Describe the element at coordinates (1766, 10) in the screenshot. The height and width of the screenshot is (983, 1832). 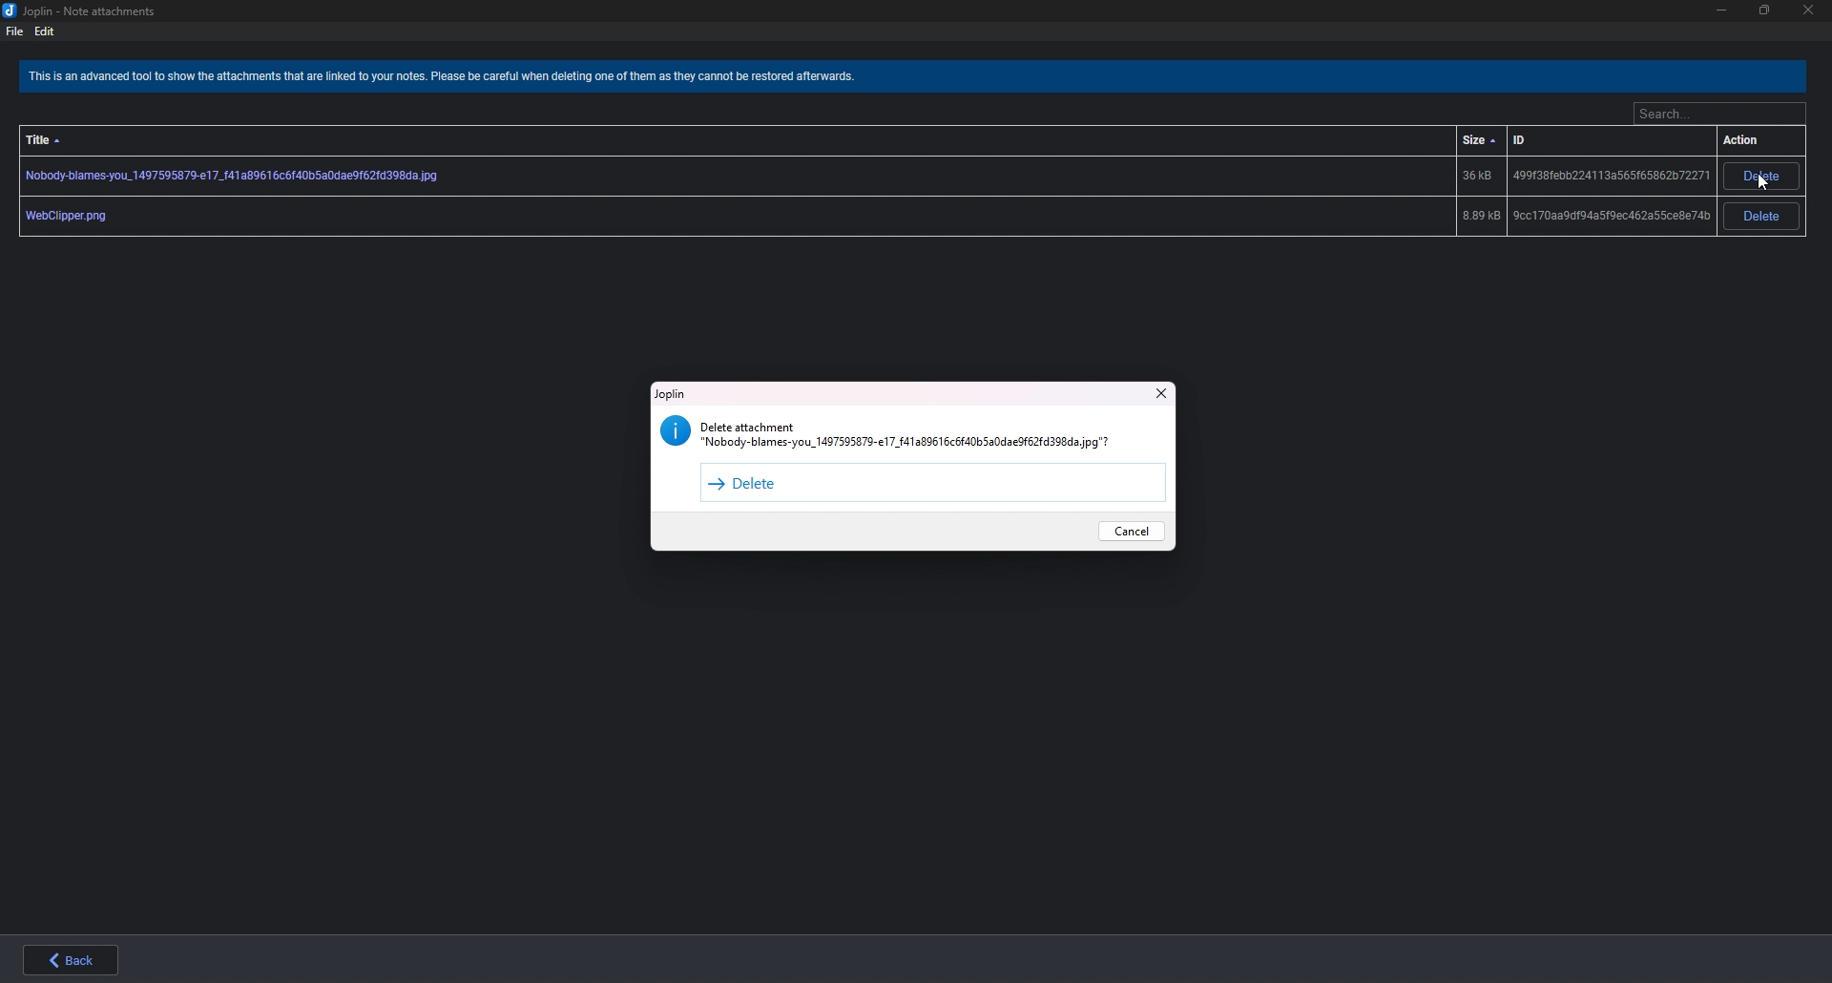
I see `Resize` at that location.